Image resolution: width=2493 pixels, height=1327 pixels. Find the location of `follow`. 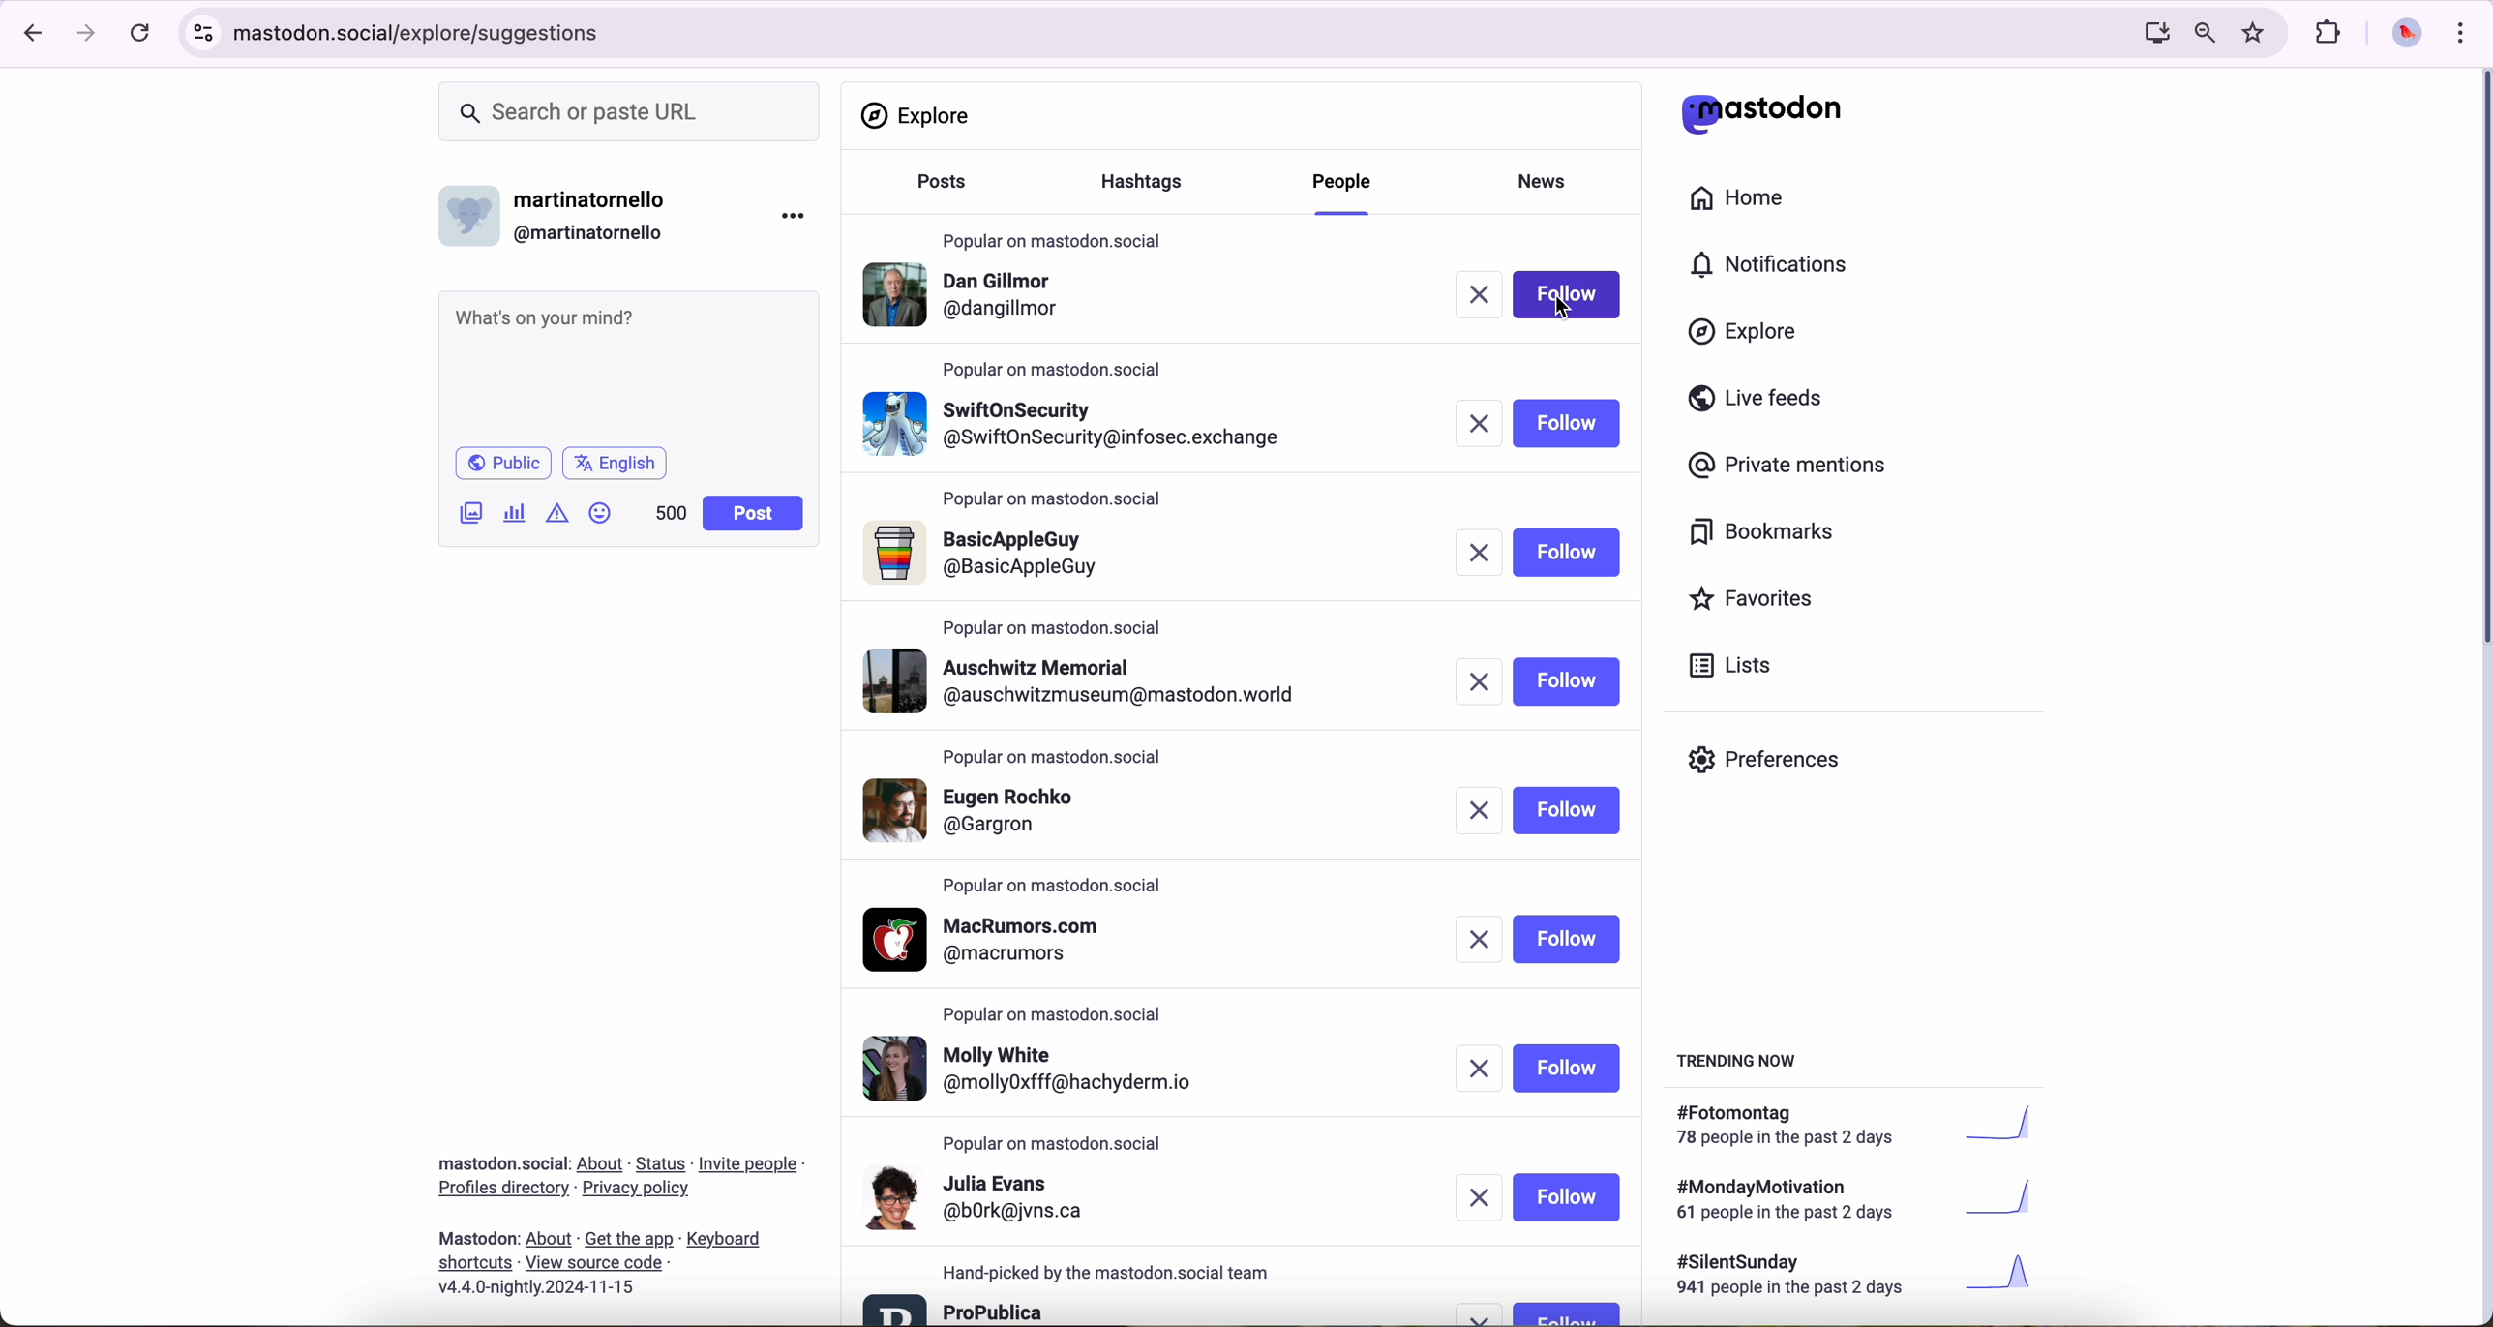

follow is located at coordinates (1567, 424).